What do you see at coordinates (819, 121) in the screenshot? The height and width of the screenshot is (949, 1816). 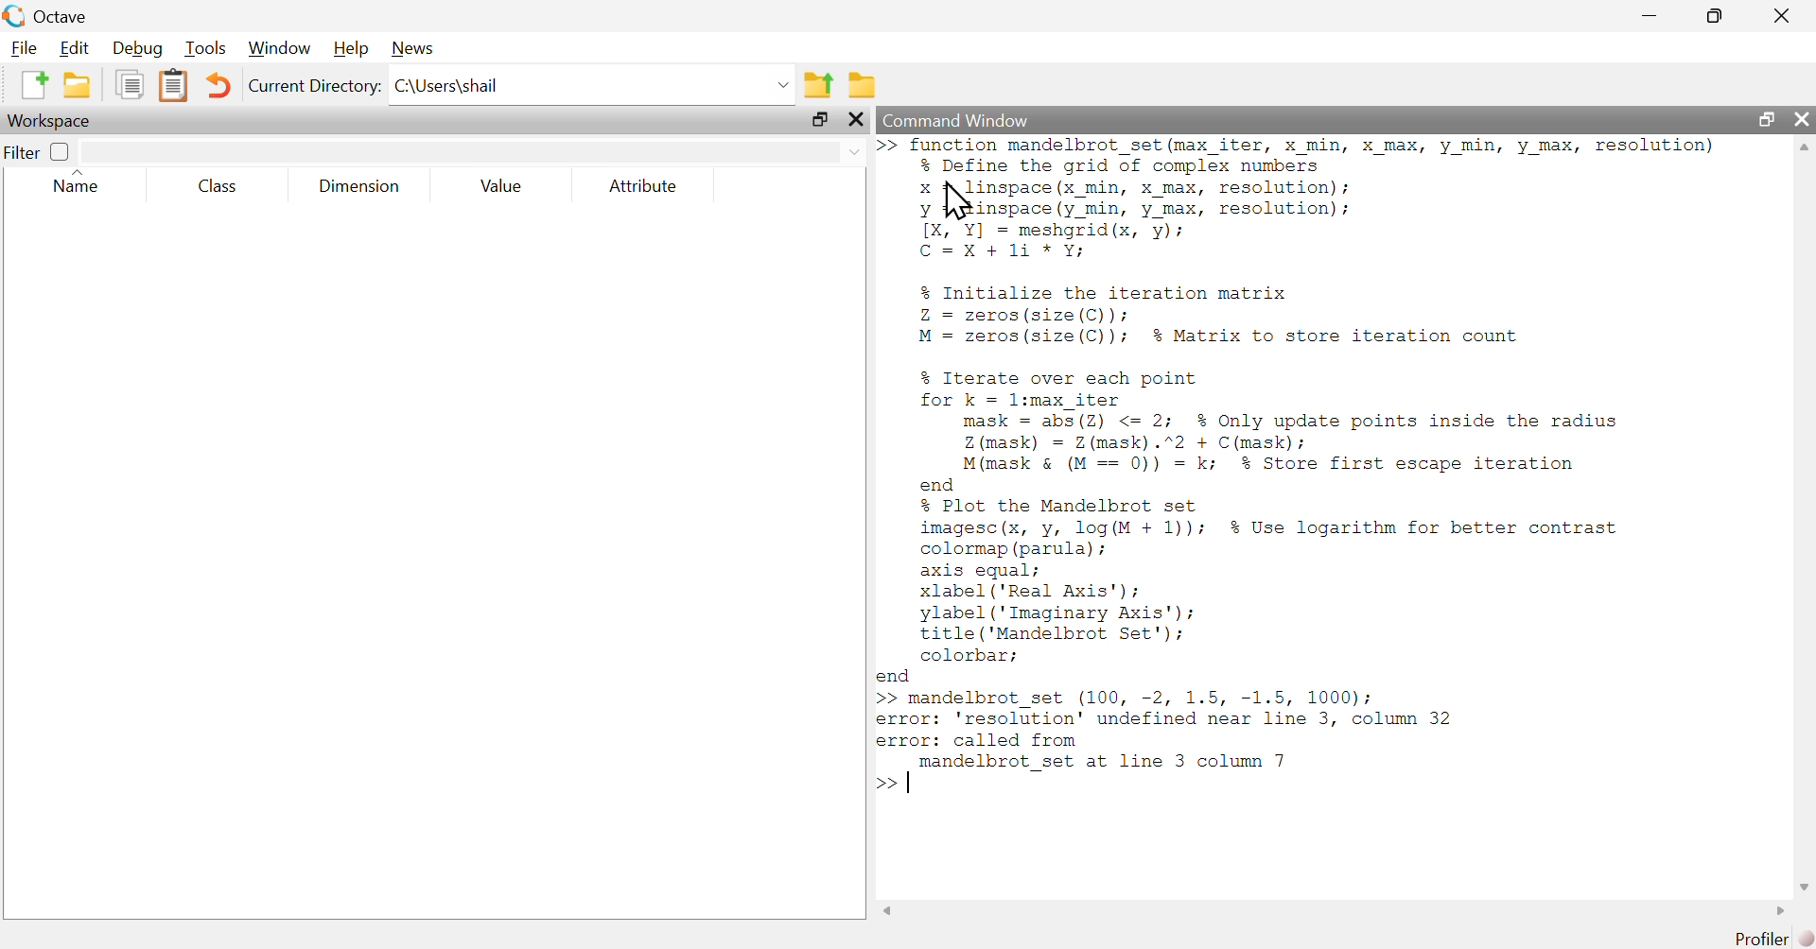 I see `maximize` at bounding box center [819, 121].